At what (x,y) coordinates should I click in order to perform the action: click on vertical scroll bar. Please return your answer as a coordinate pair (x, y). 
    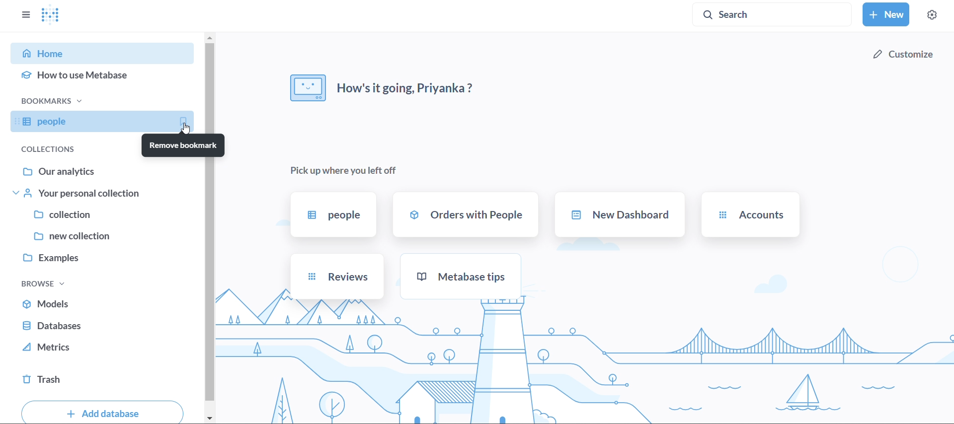
    Looking at the image, I should click on (209, 228).